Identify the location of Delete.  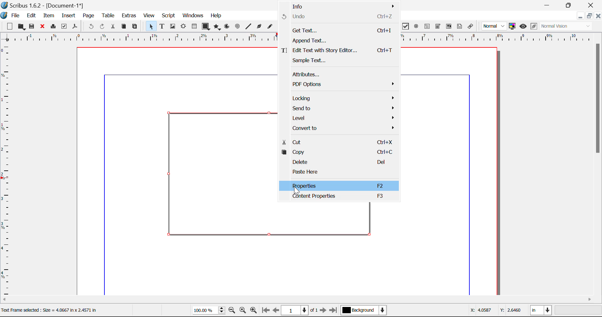
(338, 162).